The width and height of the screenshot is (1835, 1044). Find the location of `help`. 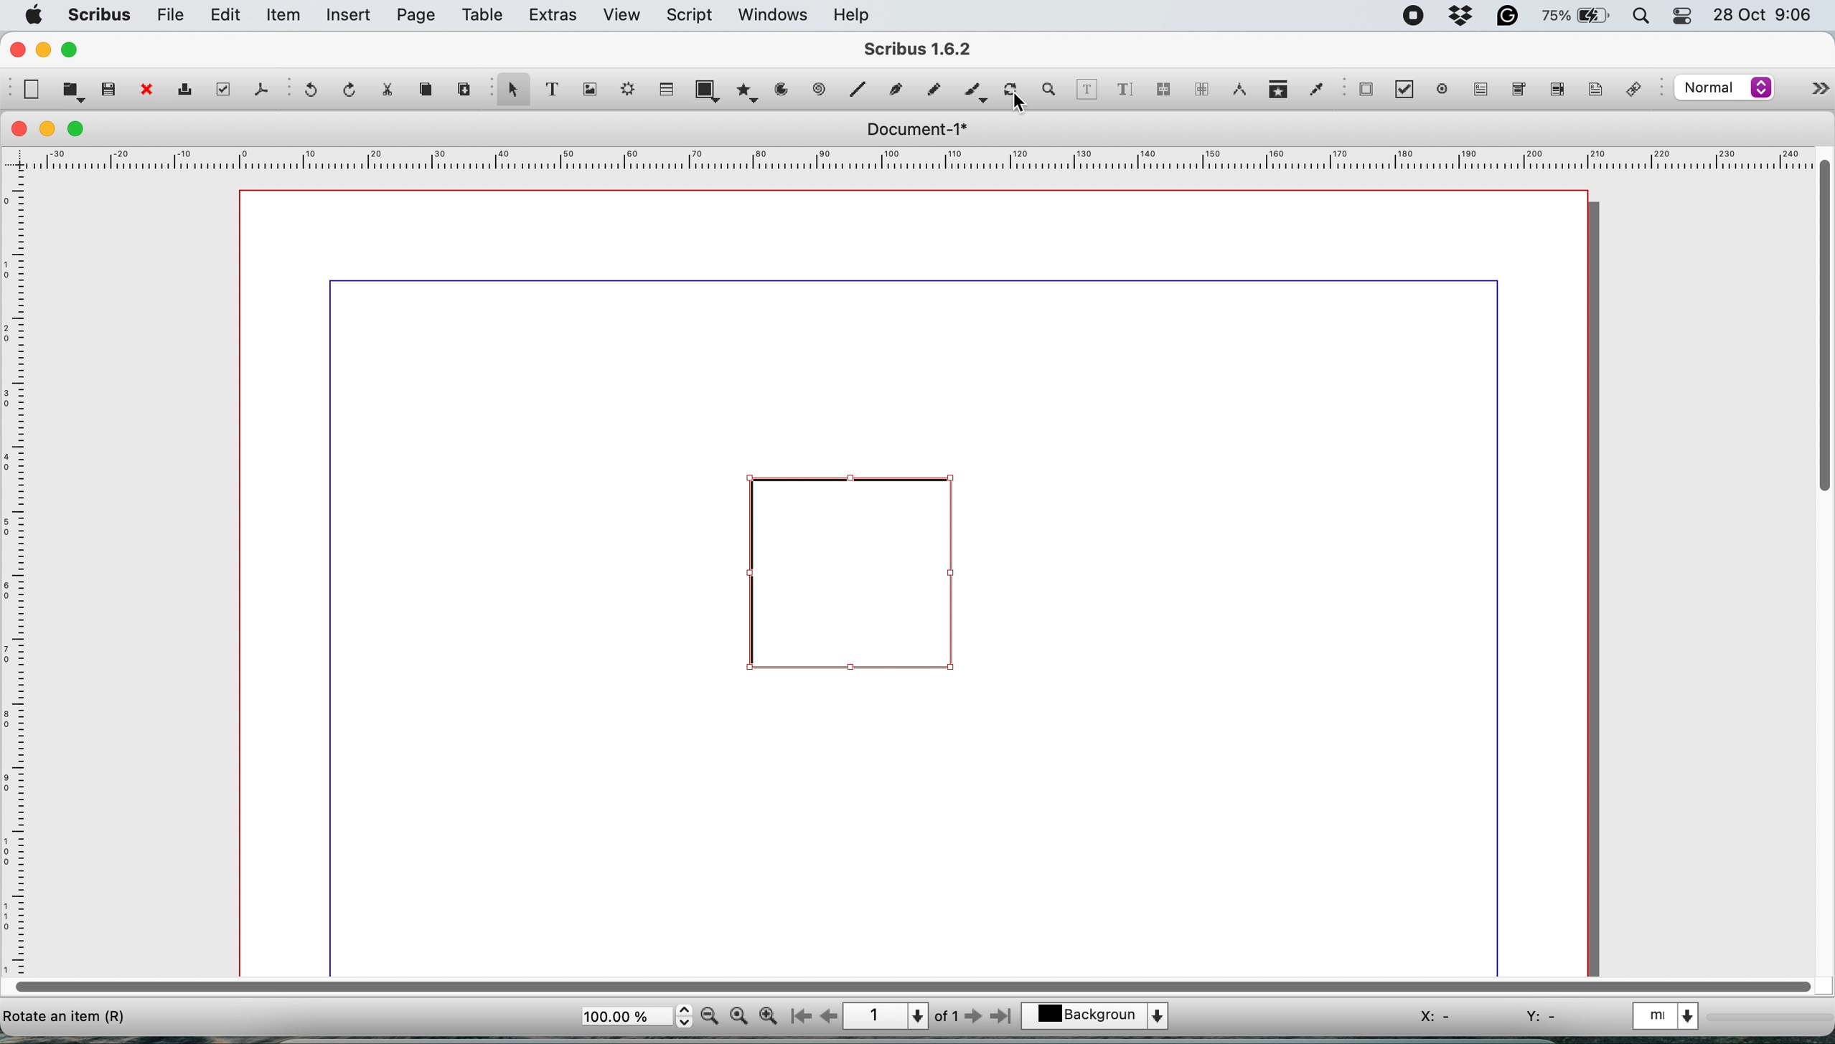

help is located at coordinates (858, 14).